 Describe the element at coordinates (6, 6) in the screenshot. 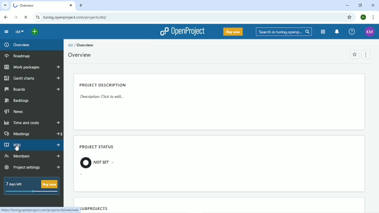

I see `Search tabs` at that location.